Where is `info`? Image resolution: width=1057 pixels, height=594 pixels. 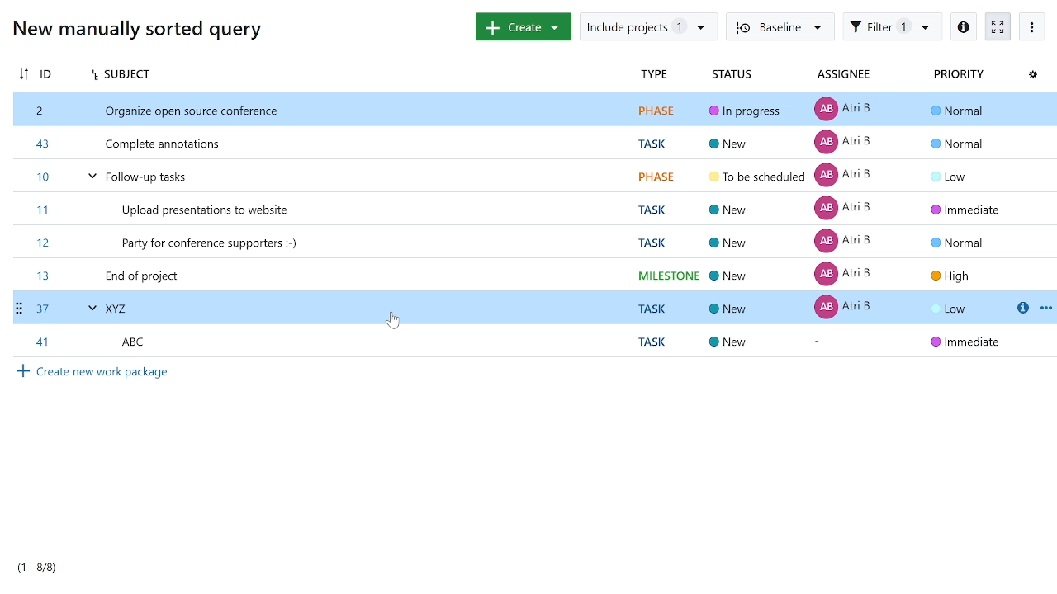 info is located at coordinates (962, 26).